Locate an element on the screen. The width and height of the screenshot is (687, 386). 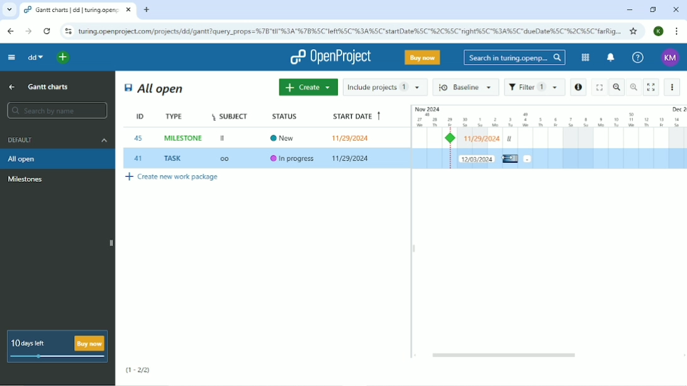
Search tabs is located at coordinates (9, 9).